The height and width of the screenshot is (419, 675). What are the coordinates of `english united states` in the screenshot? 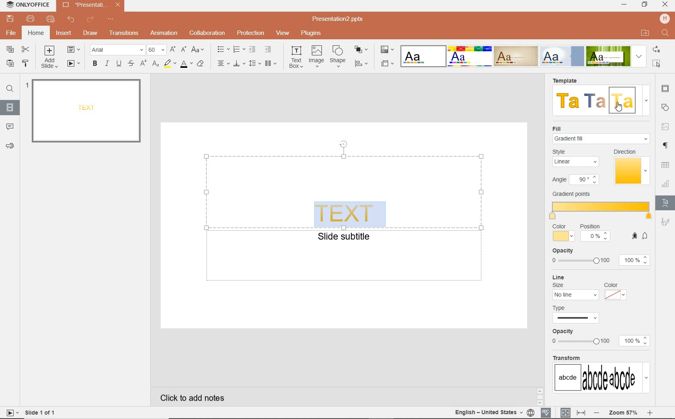 It's located at (487, 413).